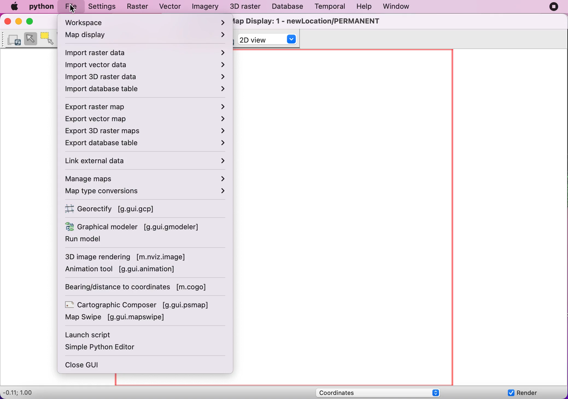 The image size is (568, 399). What do you see at coordinates (146, 192) in the screenshot?
I see `map type conversions` at bounding box center [146, 192].